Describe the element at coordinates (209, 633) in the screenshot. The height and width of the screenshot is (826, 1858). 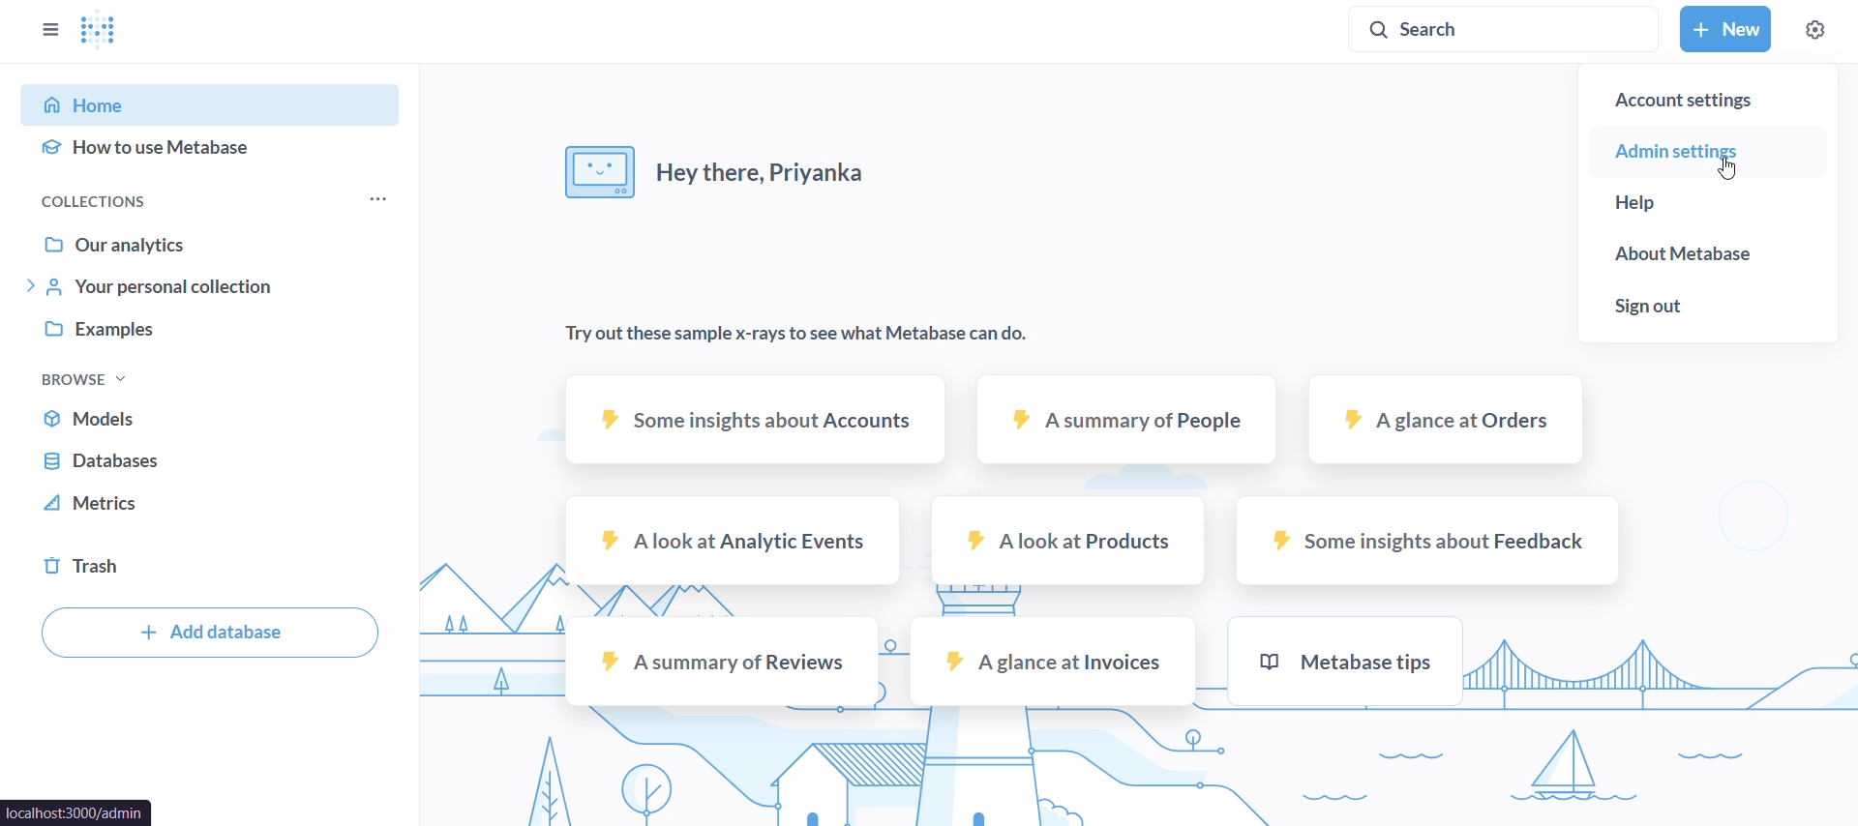
I see `add database` at that location.